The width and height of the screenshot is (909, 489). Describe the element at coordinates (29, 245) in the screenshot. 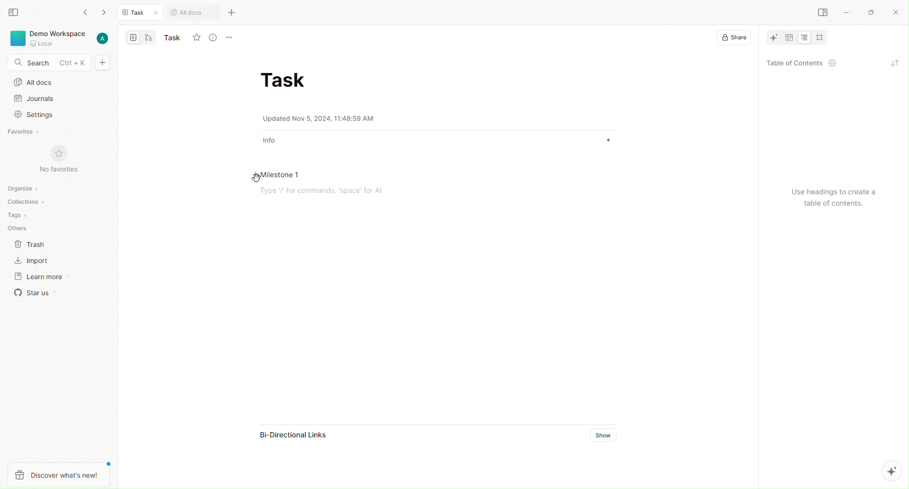

I see `Trash` at that location.